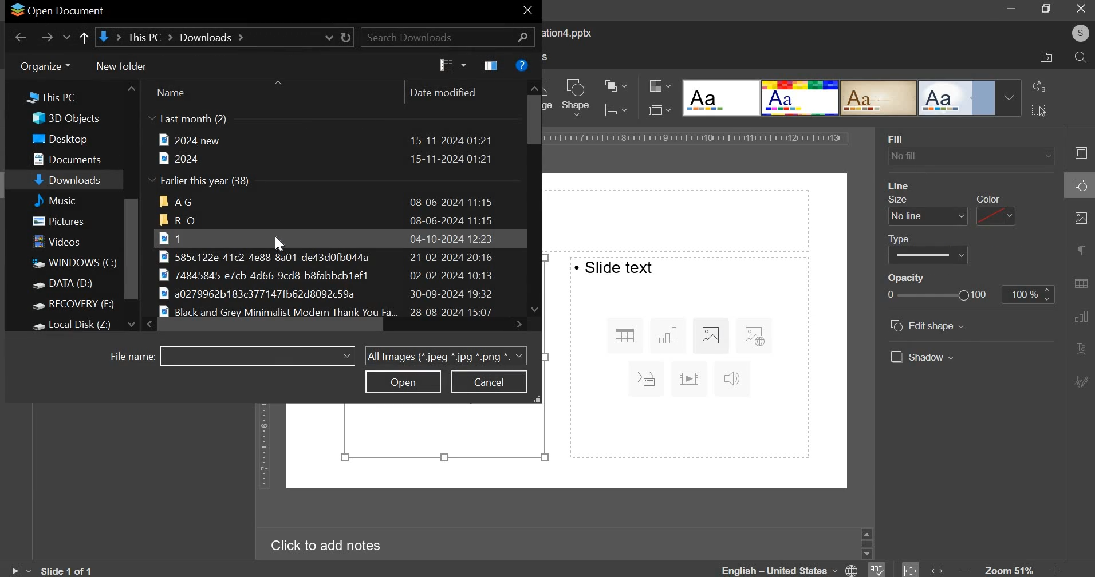  What do you see at coordinates (880, 98) in the screenshot?
I see `design` at bounding box center [880, 98].